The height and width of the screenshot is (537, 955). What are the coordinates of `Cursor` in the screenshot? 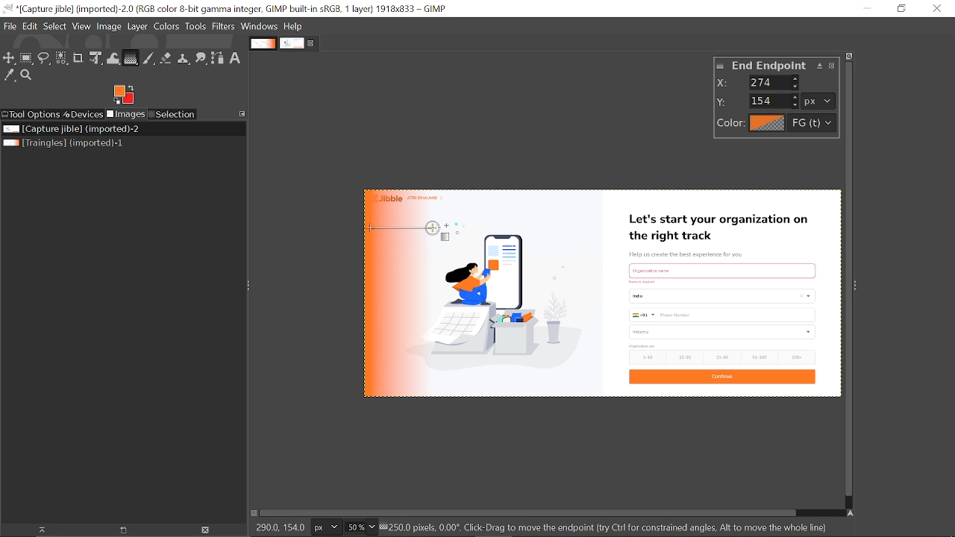 It's located at (439, 236).